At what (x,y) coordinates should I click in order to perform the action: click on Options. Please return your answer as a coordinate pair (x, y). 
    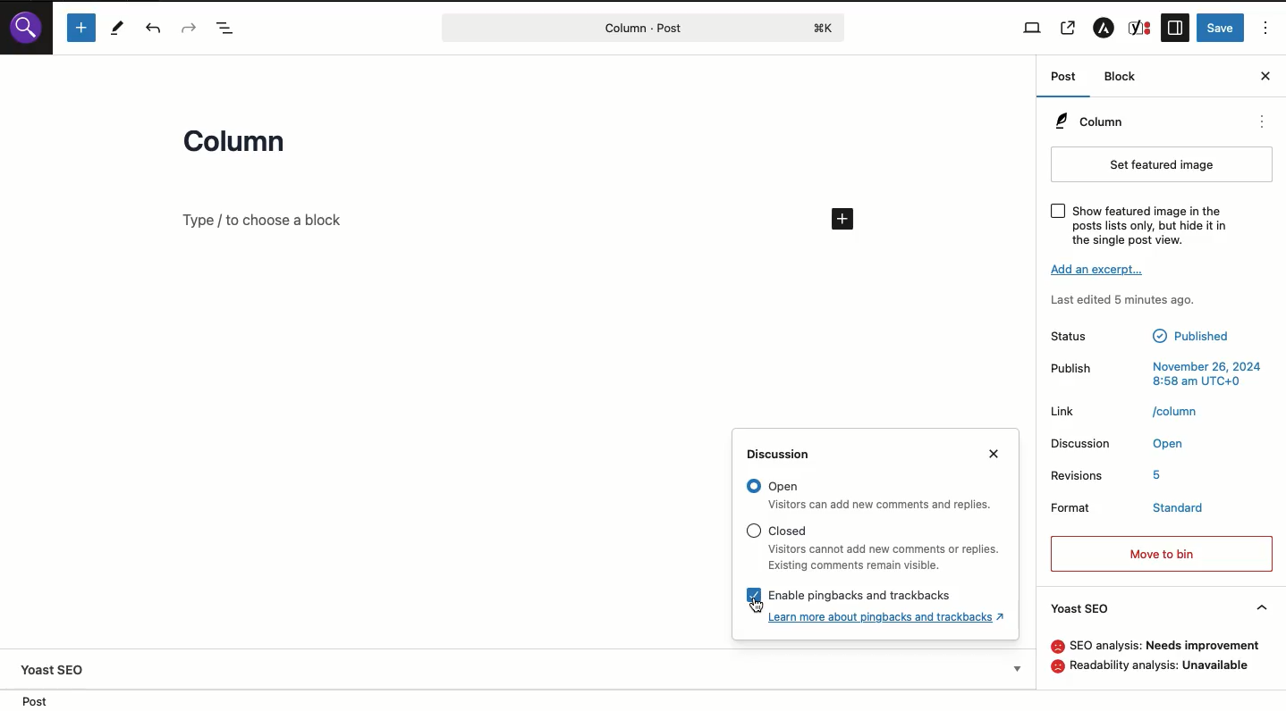
    Looking at the image, I should click on (1268, 29).